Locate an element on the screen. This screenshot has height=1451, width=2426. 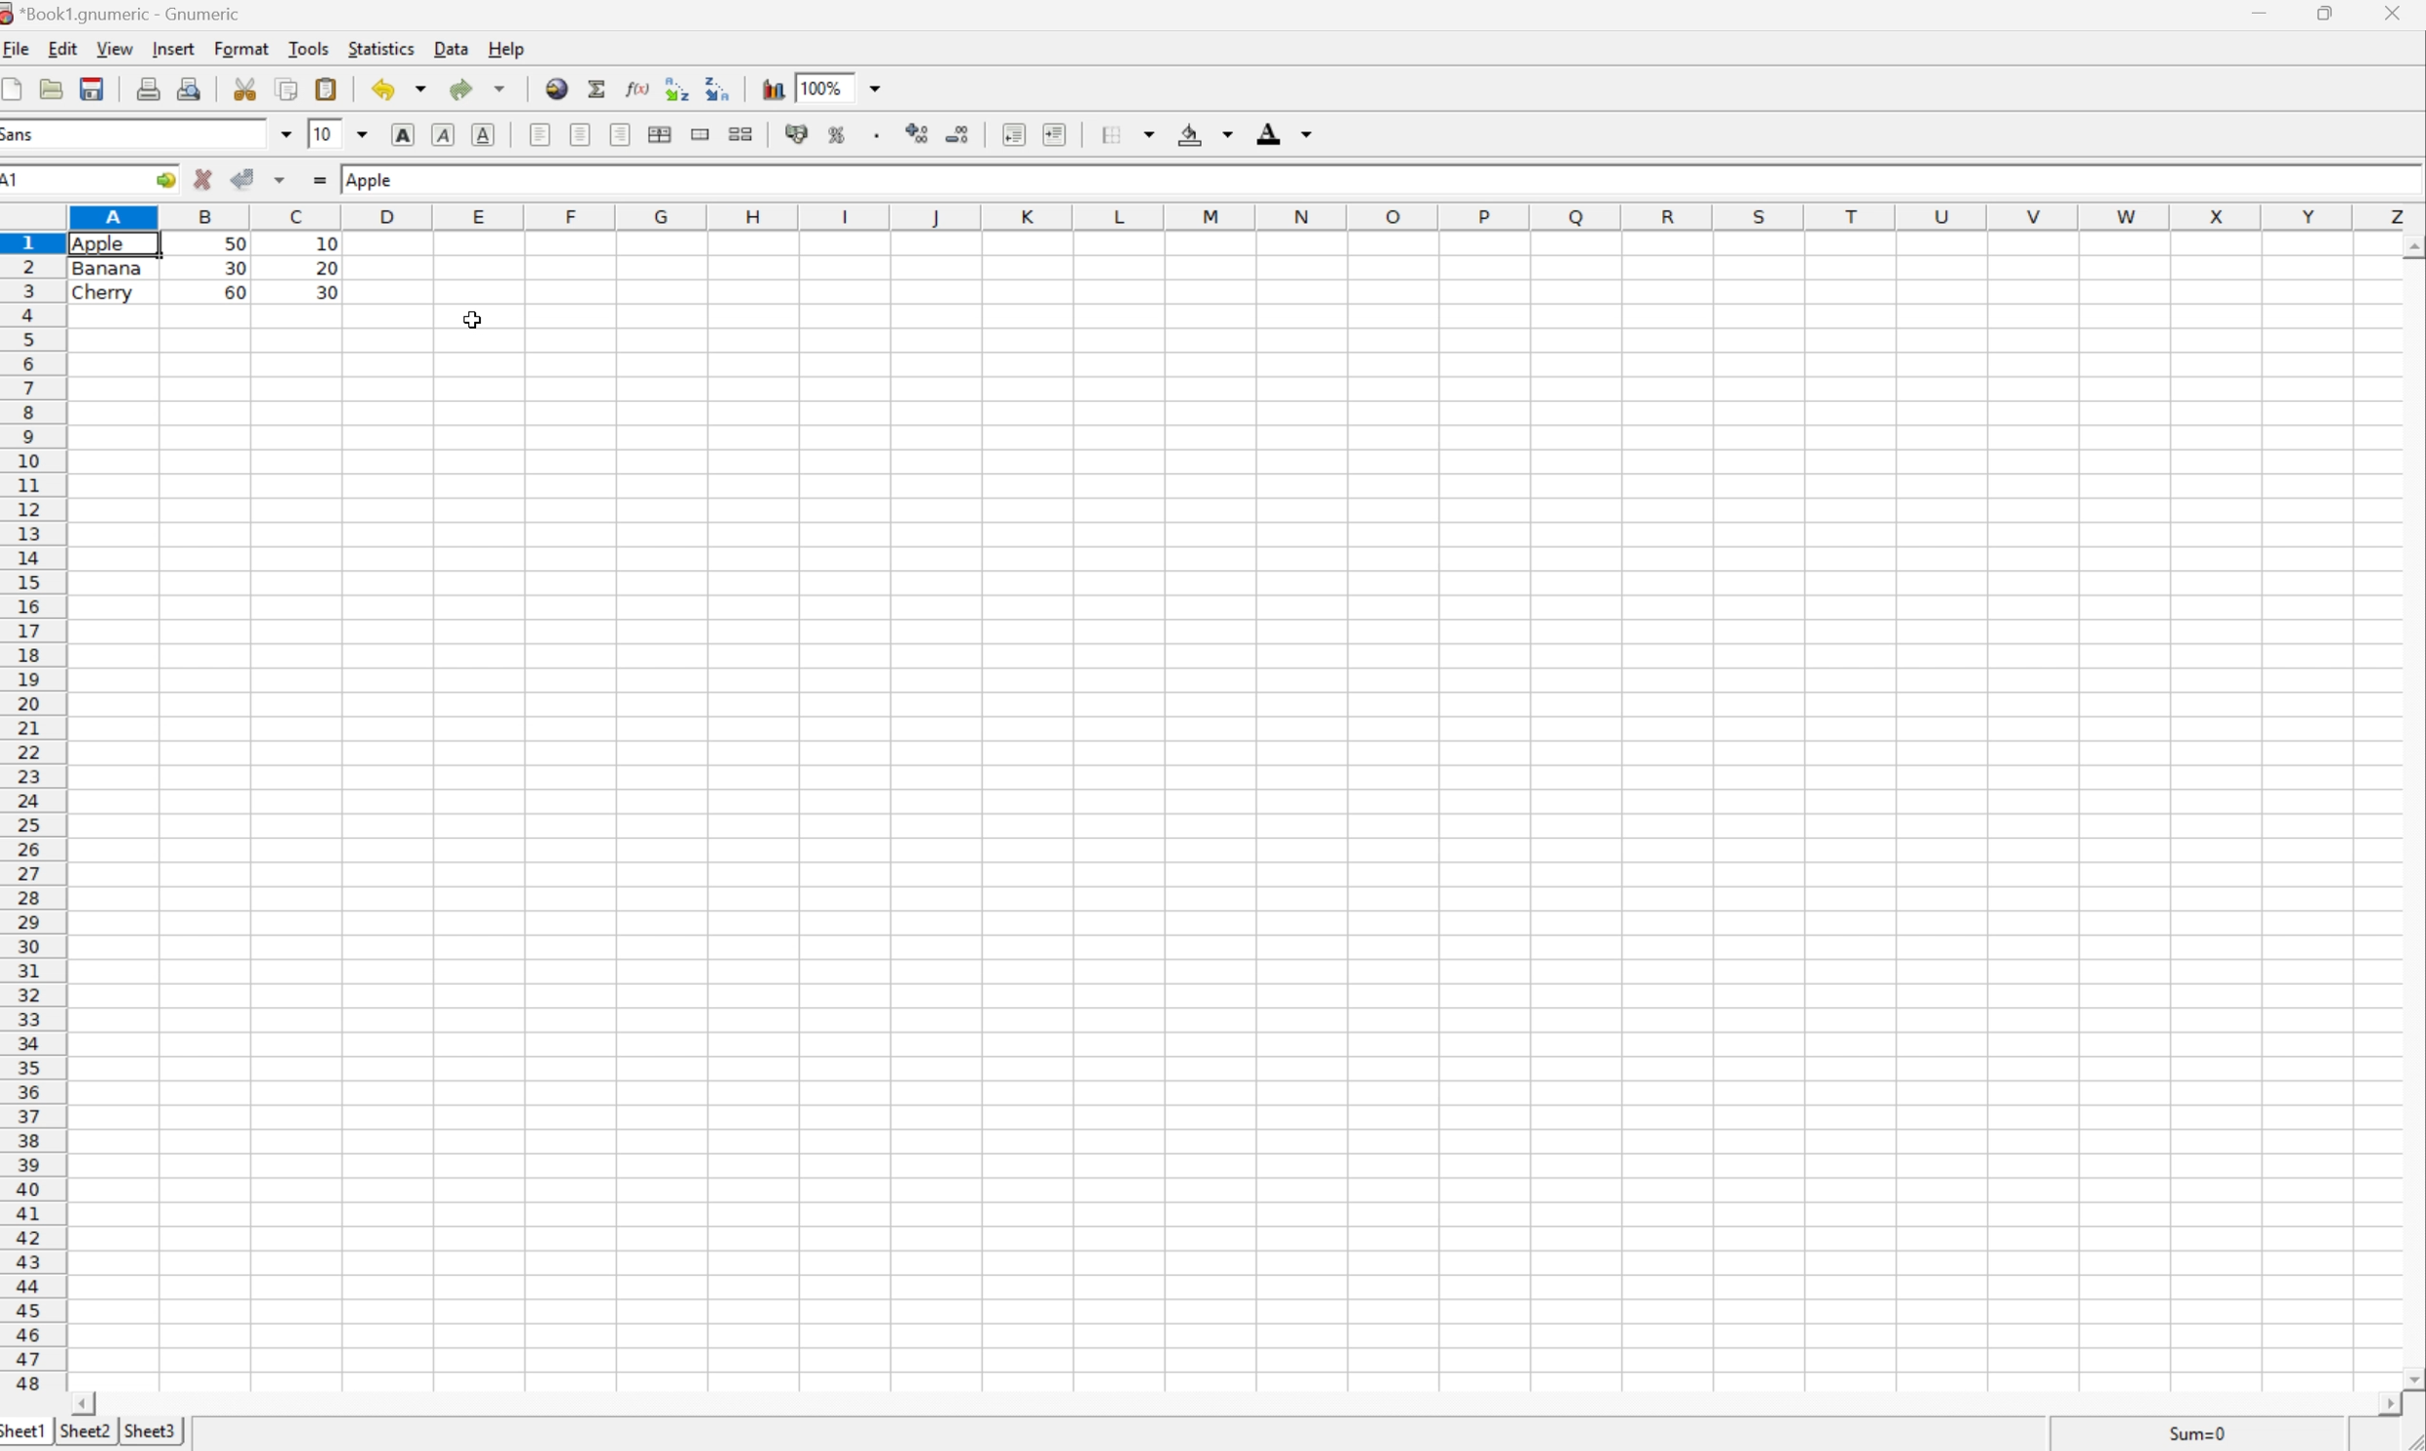
A1 is located at coordinates (17, 182).